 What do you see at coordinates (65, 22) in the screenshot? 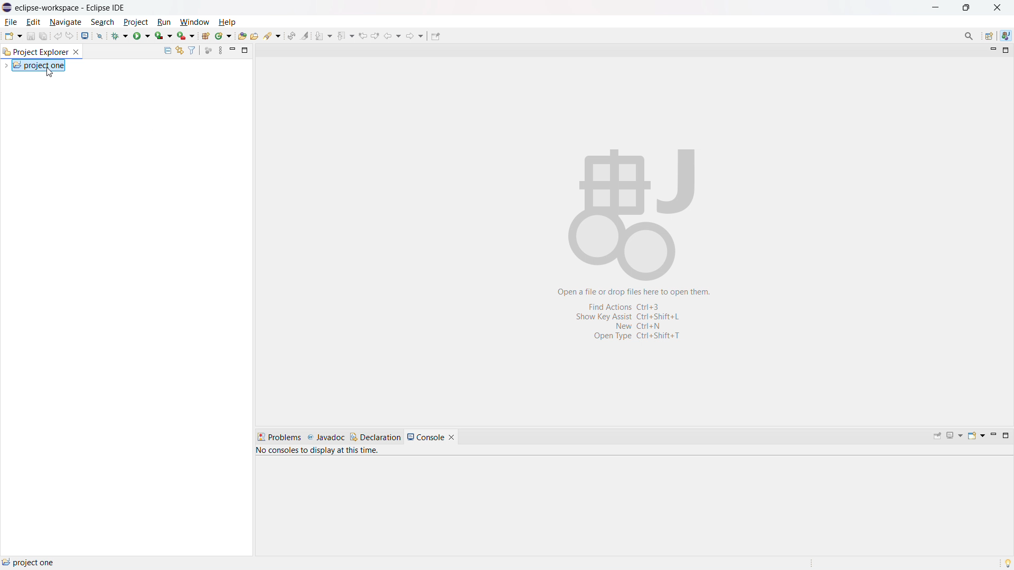
I see `navigate` at bounding box center [65, 22].